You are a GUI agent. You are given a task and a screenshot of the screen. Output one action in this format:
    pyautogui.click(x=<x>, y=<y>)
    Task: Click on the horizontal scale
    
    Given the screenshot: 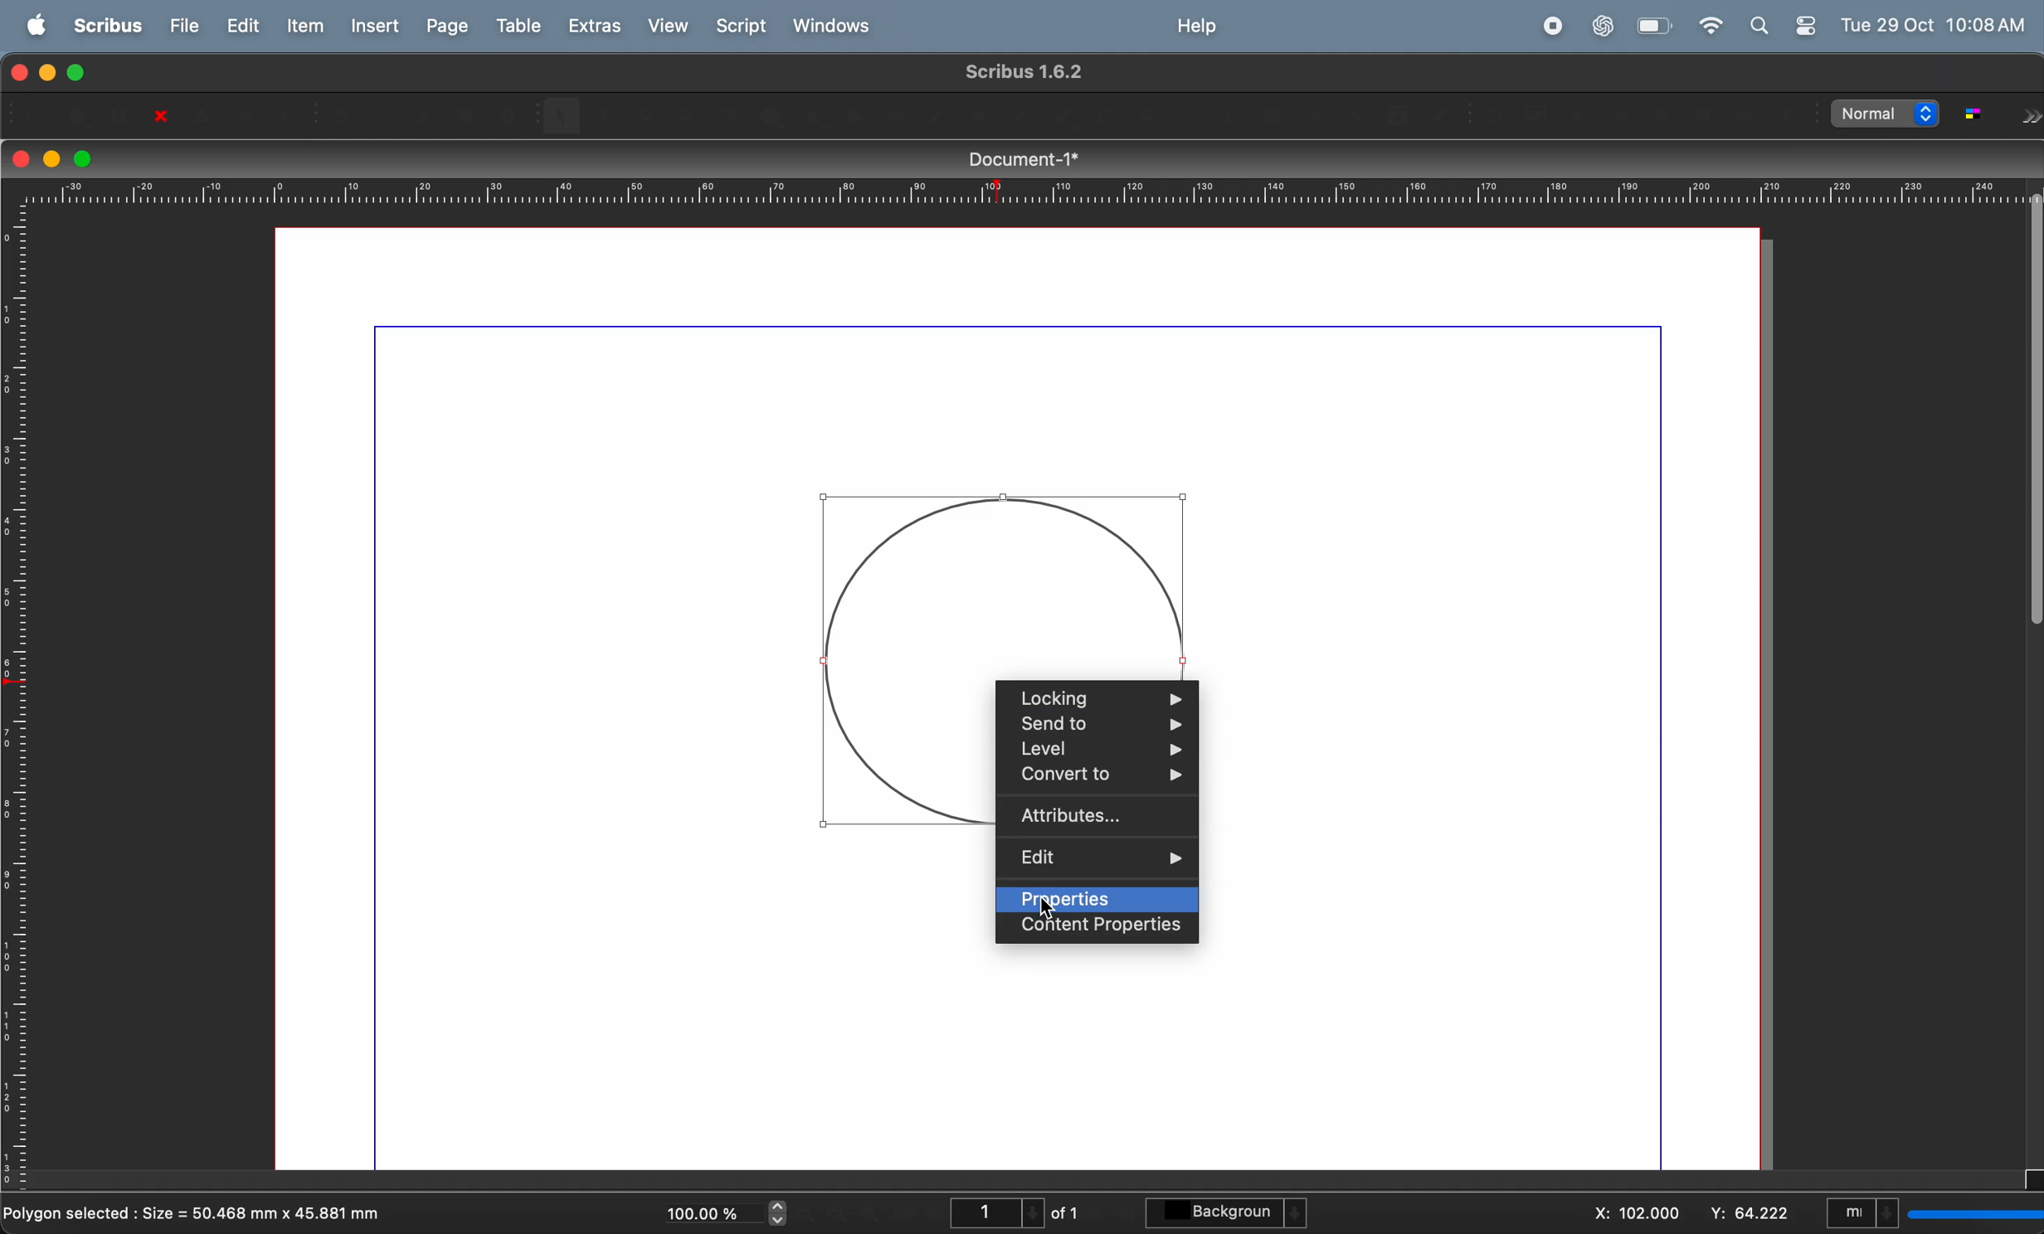 What is the action you would take?
    pyautogui.click(x=1012, y=191)
    